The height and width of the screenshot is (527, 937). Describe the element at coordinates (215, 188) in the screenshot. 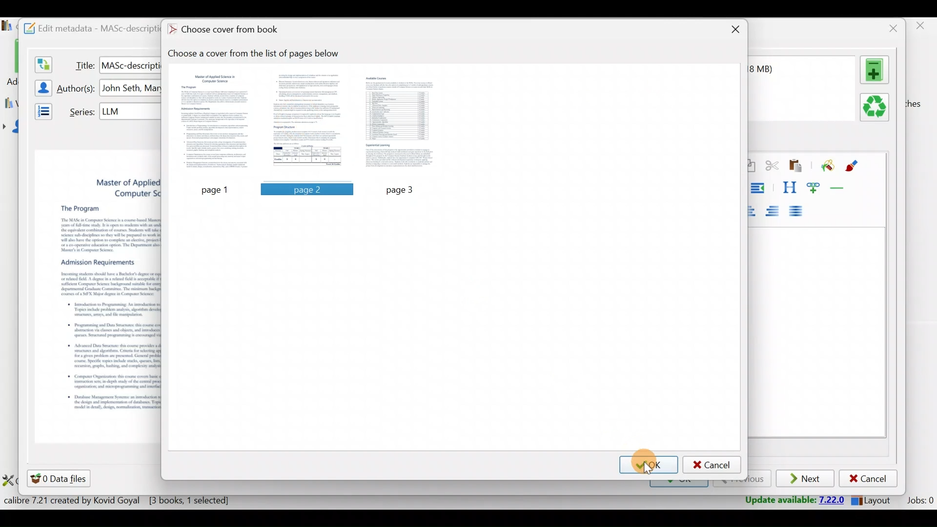

I see `` at that location.